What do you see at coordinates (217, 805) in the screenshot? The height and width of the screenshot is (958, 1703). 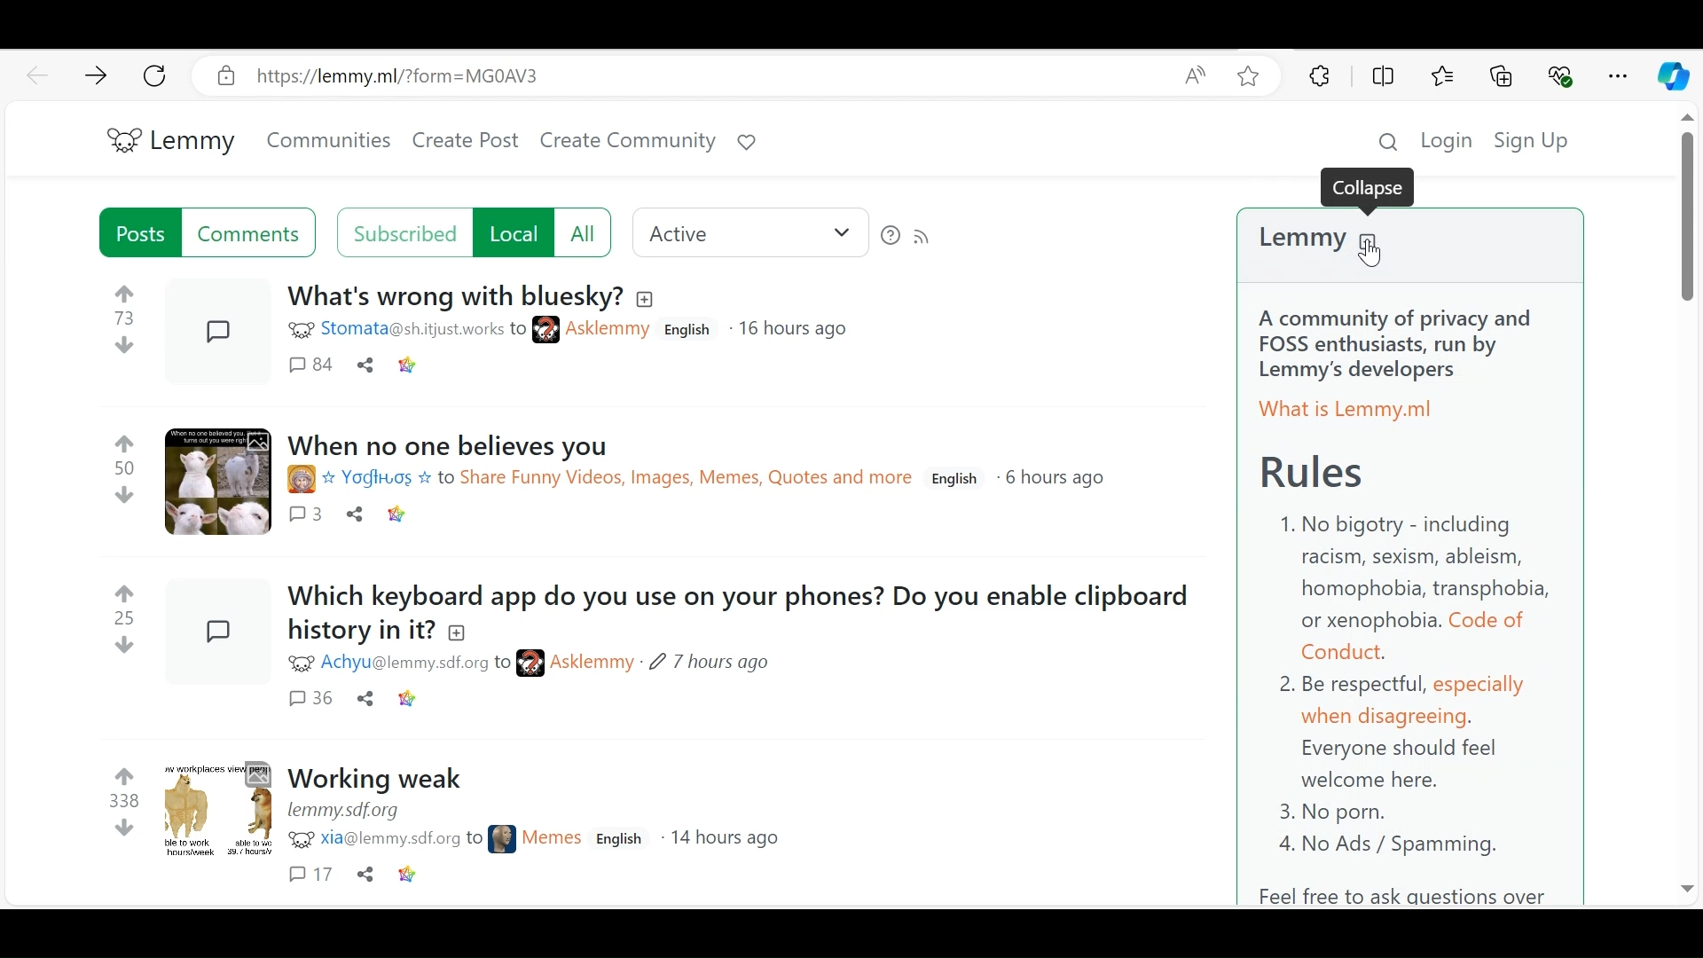 I see `Posts` at bounding box center [217, 805].